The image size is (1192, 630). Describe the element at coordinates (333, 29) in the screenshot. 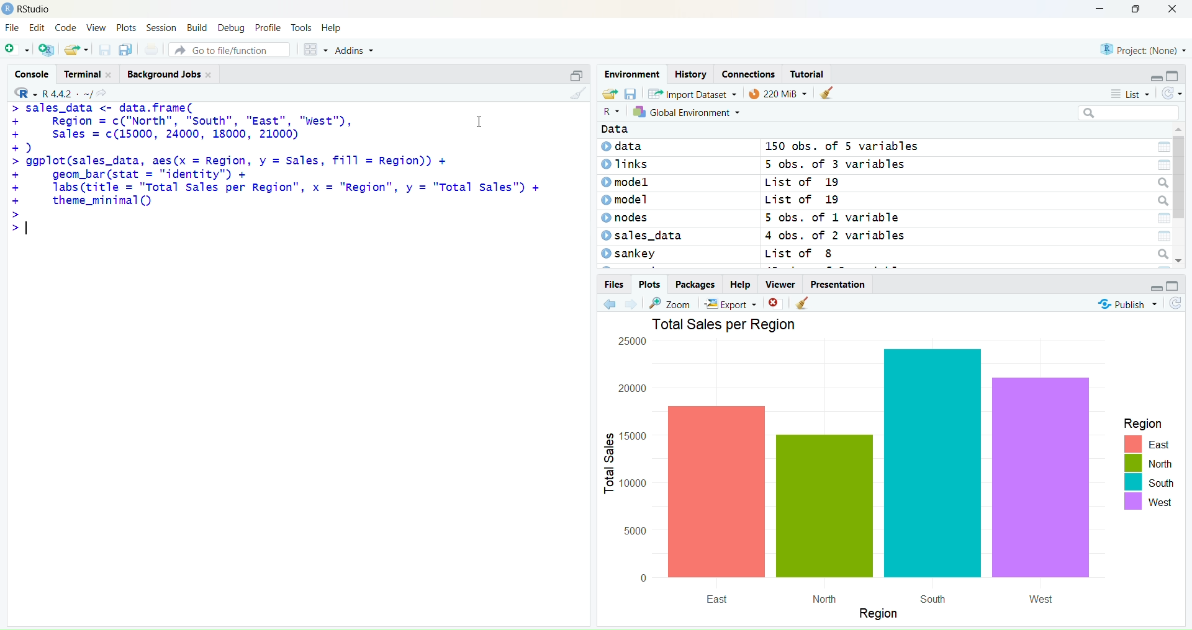

I see `Help` at that location.